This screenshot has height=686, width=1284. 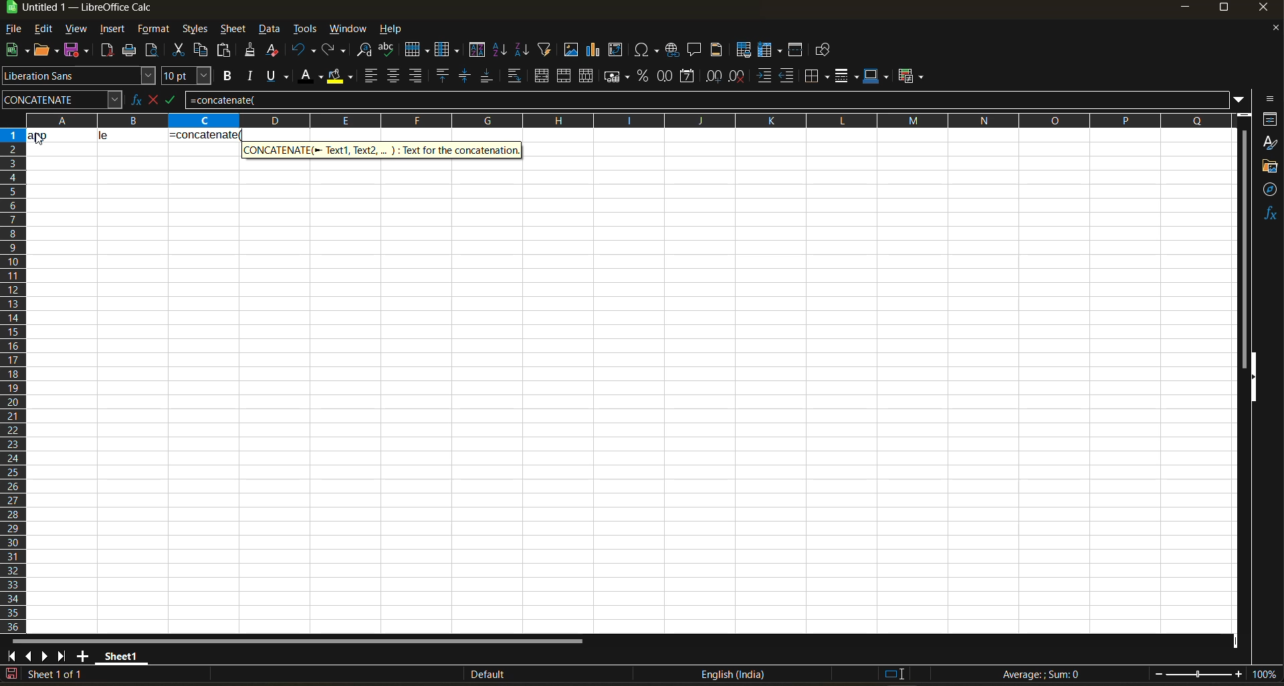 What do you see at coordinates (203, 50) in the screenshot?
I see `copy` at bounding box center [203, 50].